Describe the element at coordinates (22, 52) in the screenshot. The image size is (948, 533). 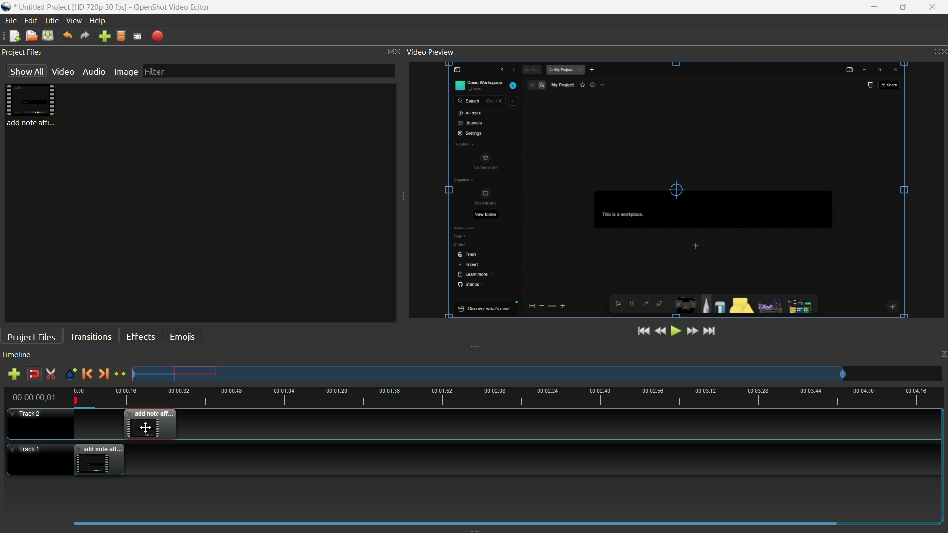
I see `project files` at that location.